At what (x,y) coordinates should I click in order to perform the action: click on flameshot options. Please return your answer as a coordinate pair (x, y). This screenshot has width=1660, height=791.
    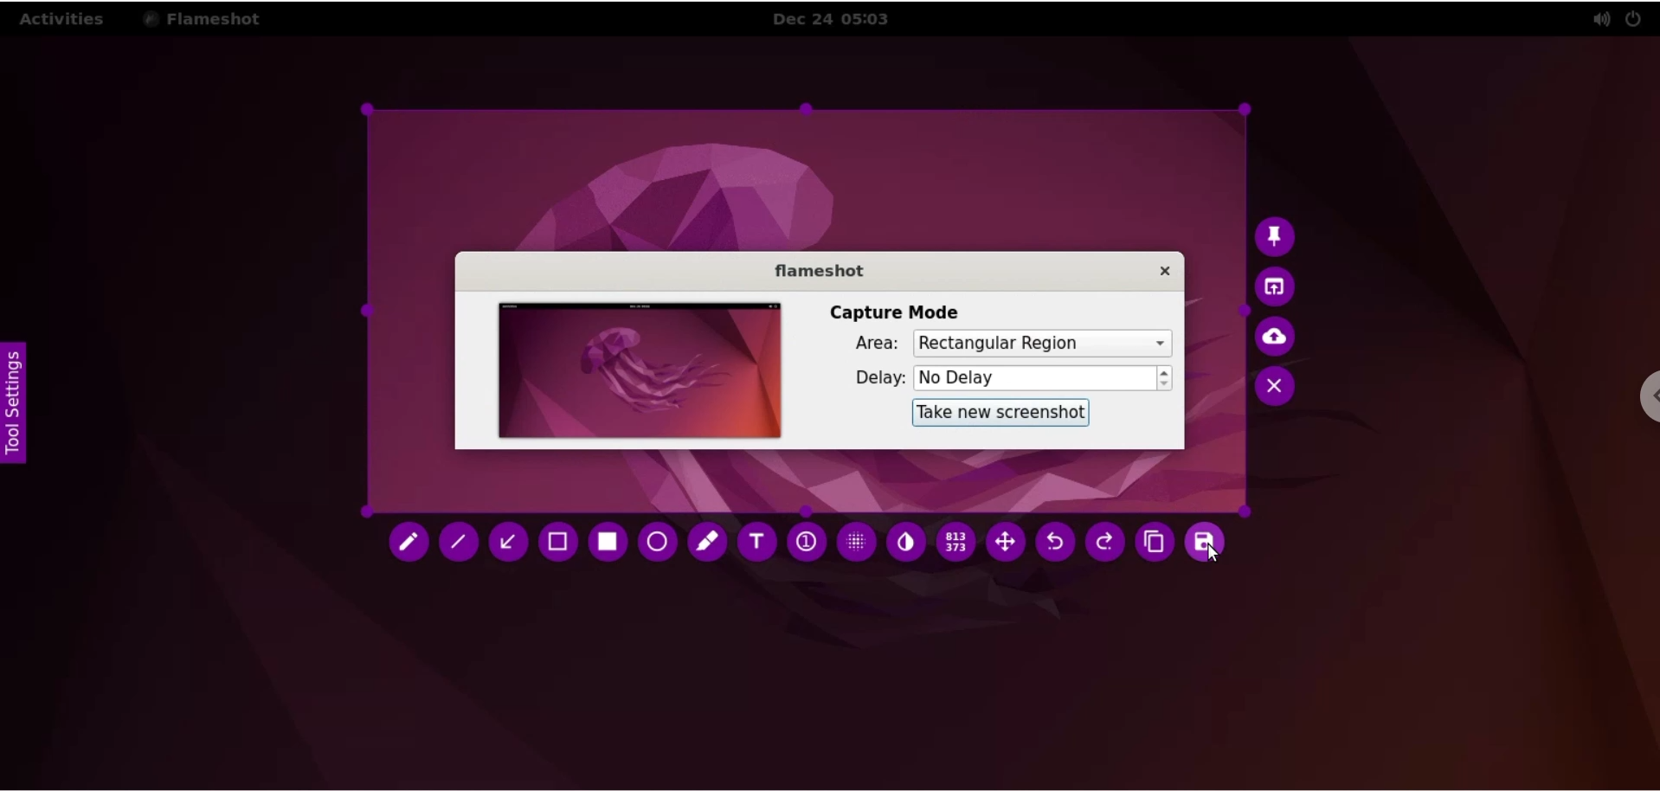
    Looking at the image, I should click on (207, 18).